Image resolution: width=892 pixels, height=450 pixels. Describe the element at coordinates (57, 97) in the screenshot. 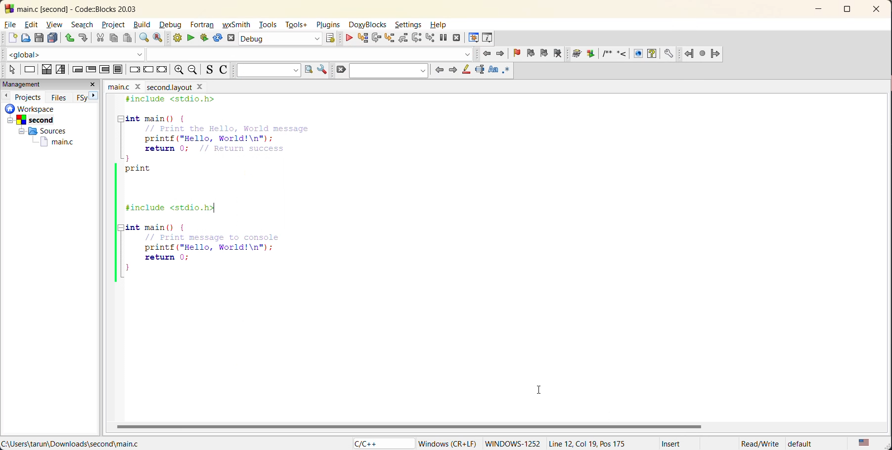

I see `files` at that location.